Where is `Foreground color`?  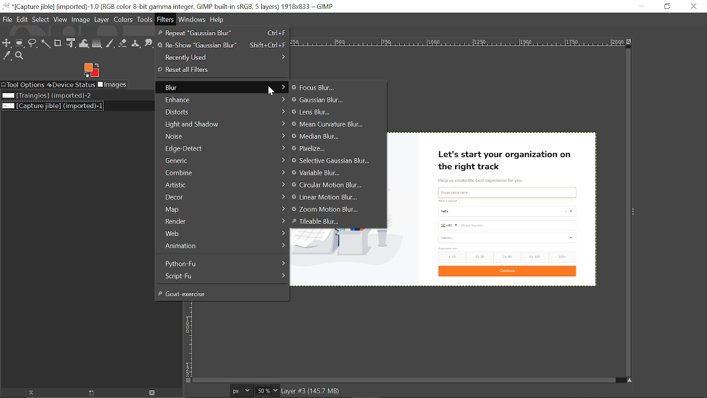 Foreground color is located at coordinates (91, 70).